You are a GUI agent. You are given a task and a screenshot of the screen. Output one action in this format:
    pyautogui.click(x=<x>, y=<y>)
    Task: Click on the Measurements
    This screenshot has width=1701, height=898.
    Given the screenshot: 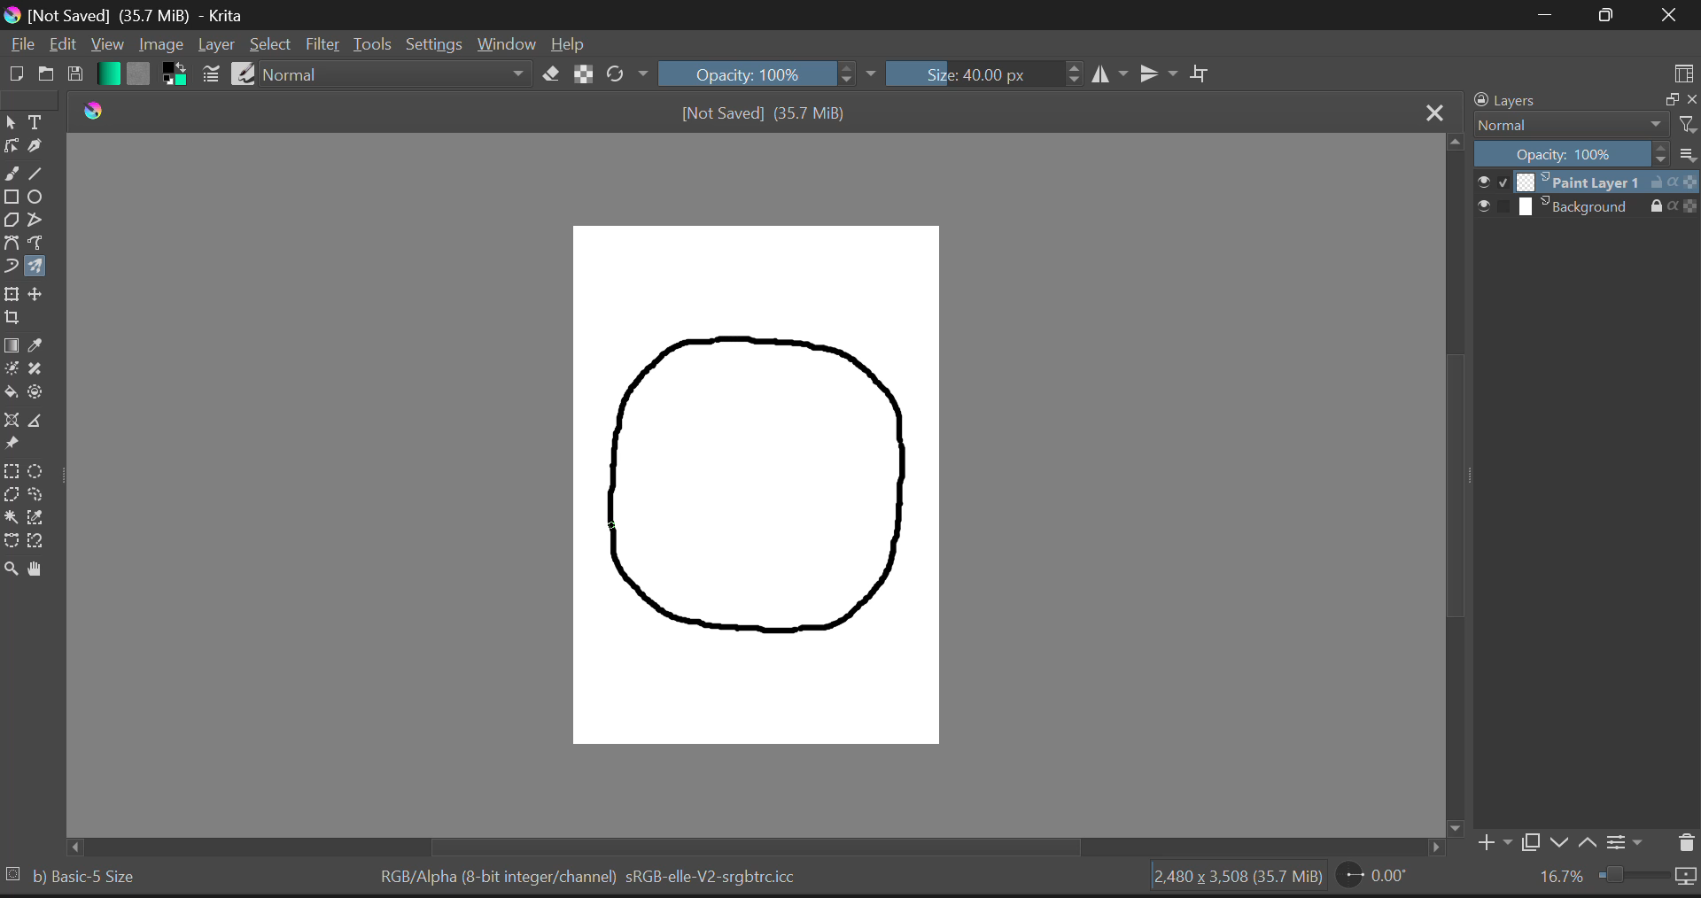 What is the action you would take?
    pyautogui.click(x=43, y=424)
    